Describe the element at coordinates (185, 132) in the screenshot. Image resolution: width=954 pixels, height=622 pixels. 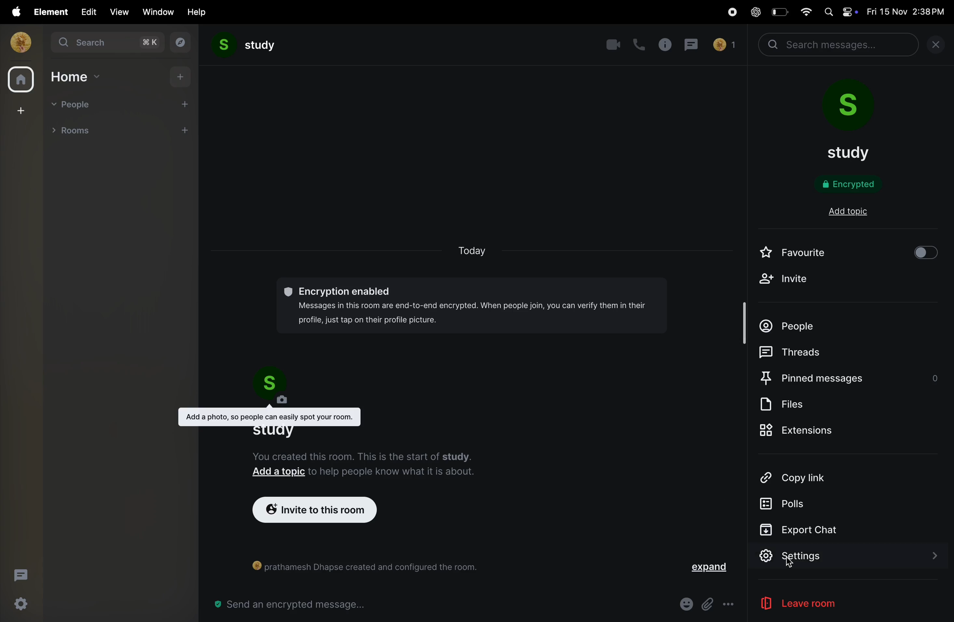
I see `add room` at that location.